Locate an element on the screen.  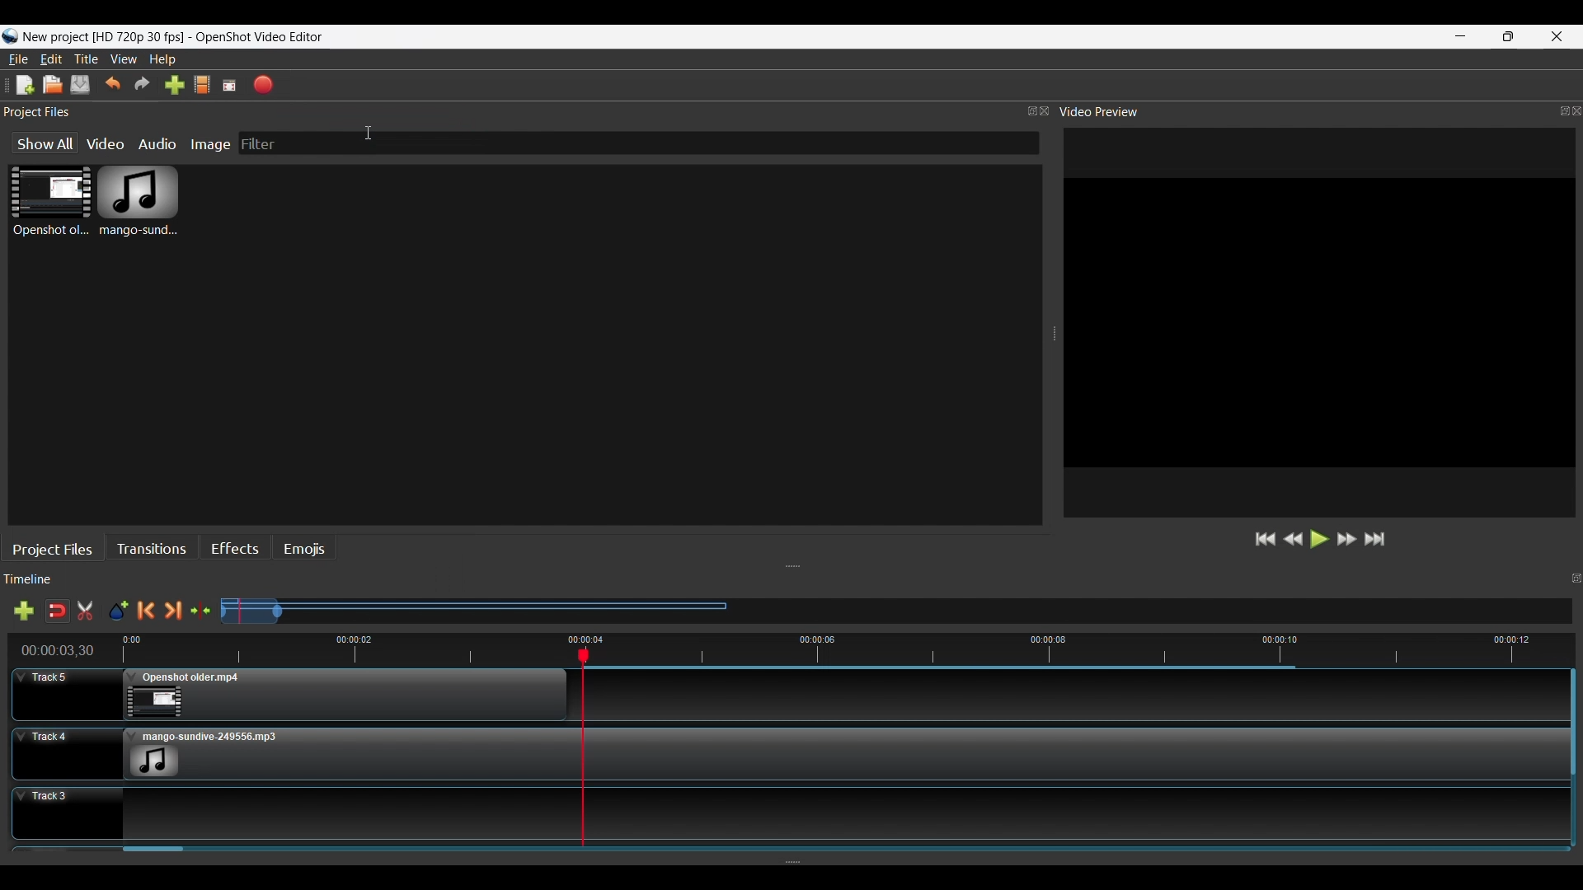
Jump to Start is located at coordinates (1266, 539).